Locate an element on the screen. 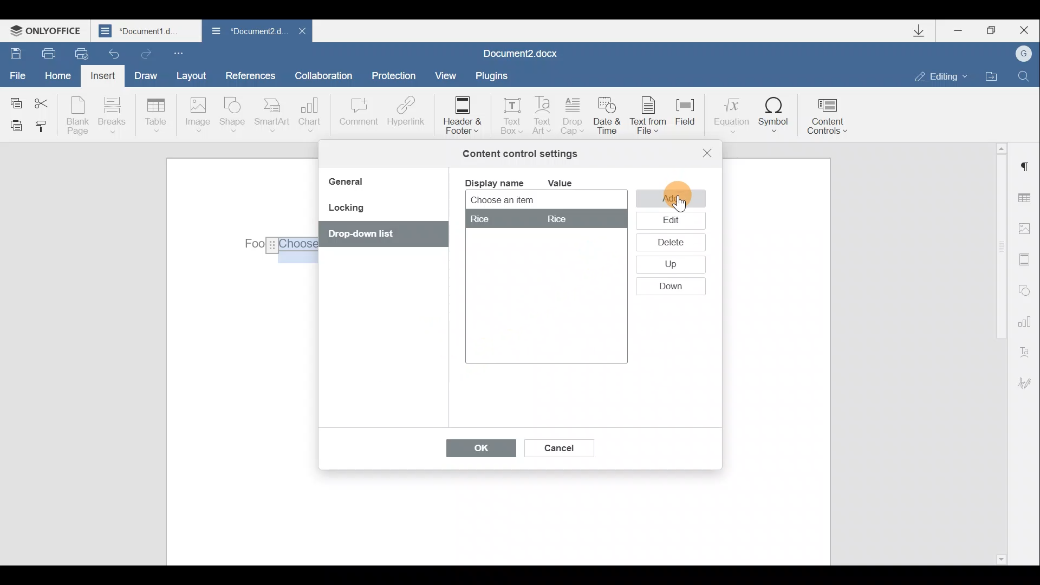  Plugins is located at coordinates (495, 76).